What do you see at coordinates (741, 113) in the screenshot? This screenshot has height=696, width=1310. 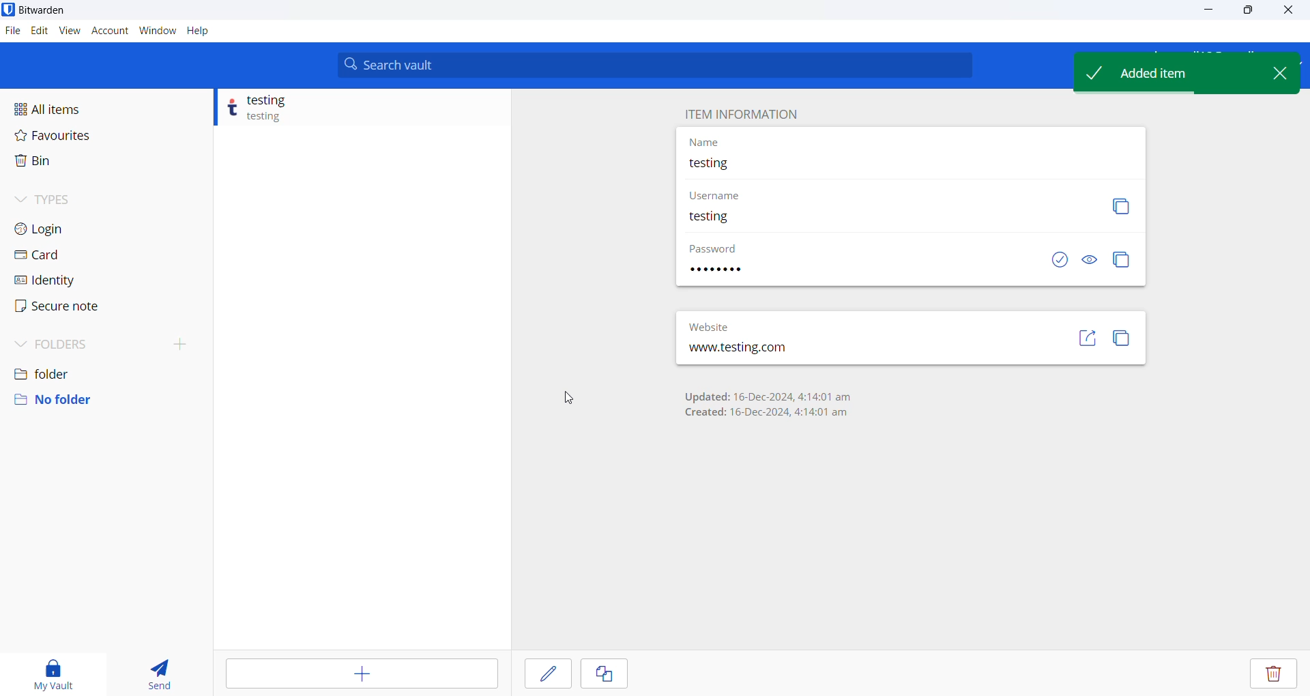 I see `item information heading` at bounding box center [741, 113].